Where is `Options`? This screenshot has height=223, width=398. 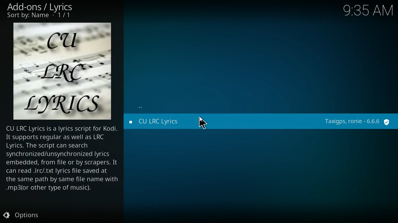
Options is located at coordinates (22, 215).